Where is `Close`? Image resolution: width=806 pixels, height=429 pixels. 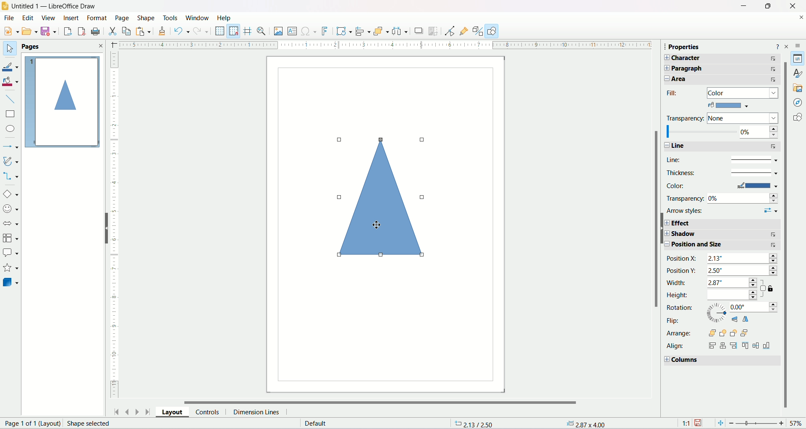
Close is located at coordinates (99, 45).